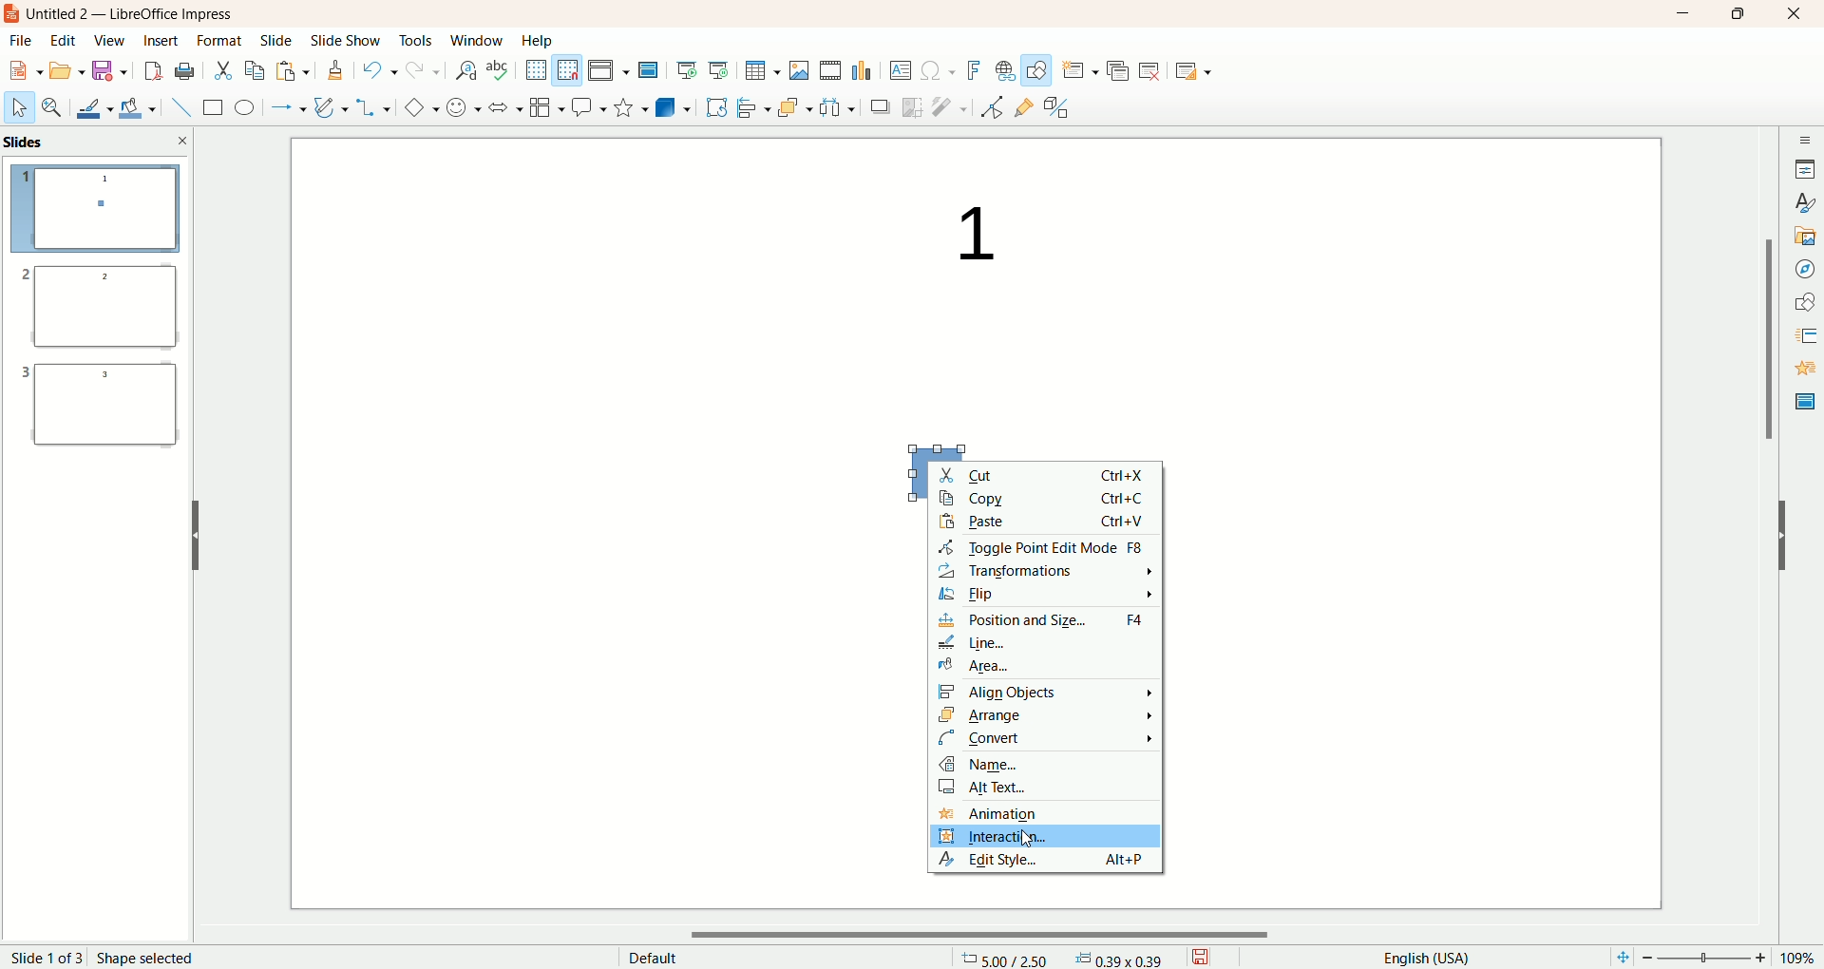 The width and height of the screenshot is (1824, 969). I want to click on animation, so click(1803, 369).